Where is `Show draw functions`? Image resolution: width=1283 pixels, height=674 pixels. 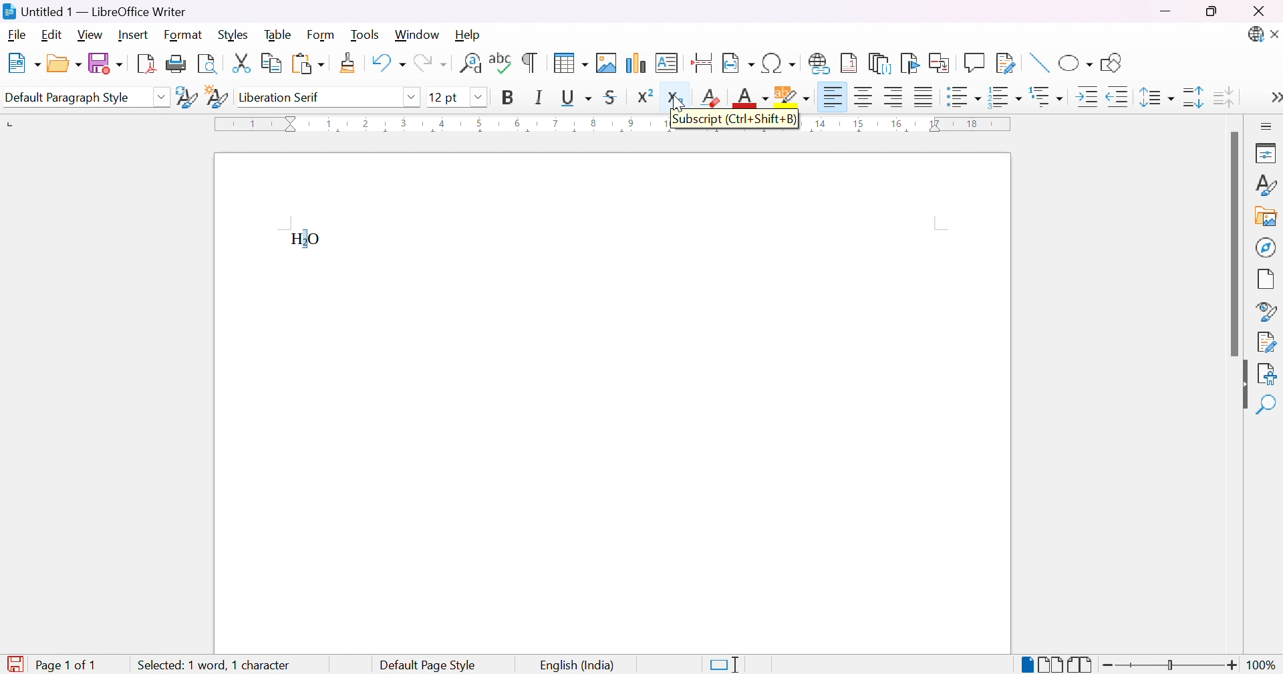 Show draw functions is located at coordinates (1109, 63).